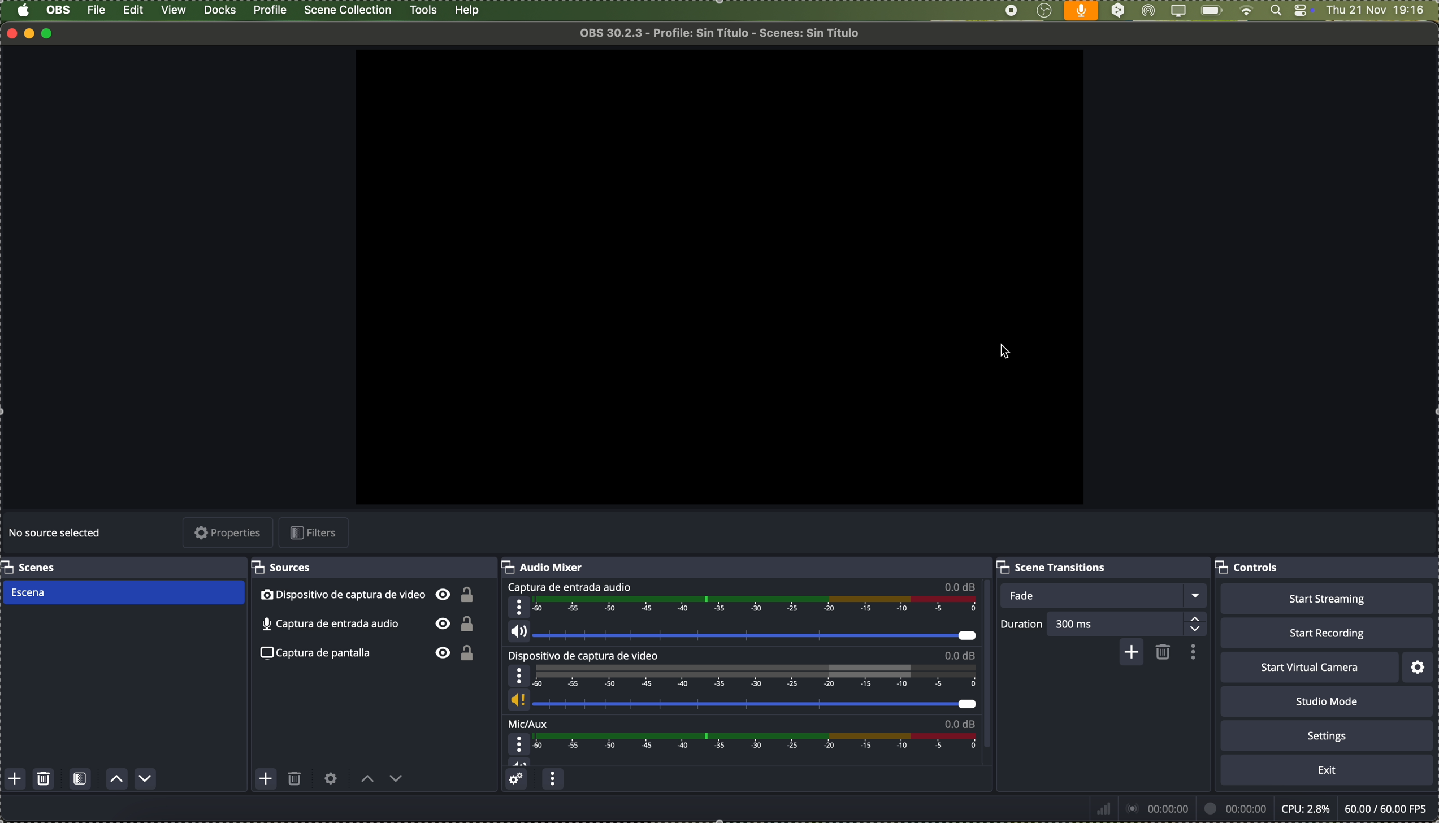 The height and width of the screenshot is (823, 1439). Describe the element at coordinates (122, 593) in the screenshot. I see `scene` at that location.